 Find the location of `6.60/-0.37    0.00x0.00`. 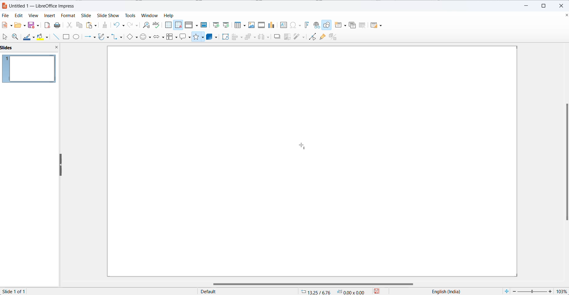

6.60/-0.37    0.00x0.00 is located at coordinates (333, 292).